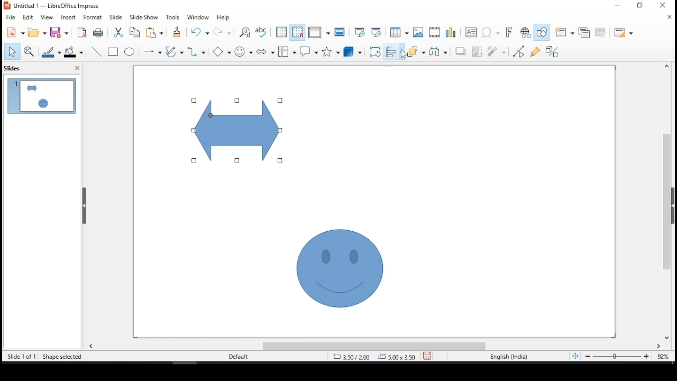 The height and width of the screenshot is (381, 677). Describe the element at coordinates (665, 5) in the screenshot. I see `close window` at that location.